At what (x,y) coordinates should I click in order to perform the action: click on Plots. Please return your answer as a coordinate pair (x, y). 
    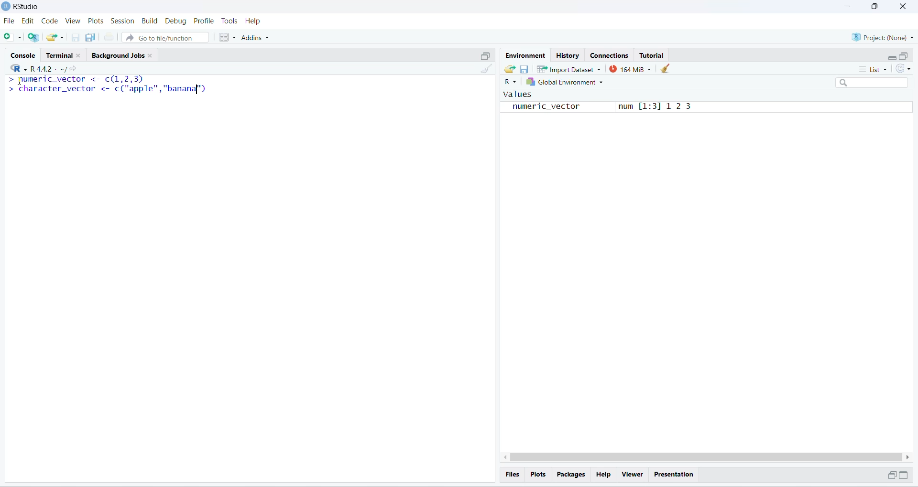
    Looking at the image, I should click on (537, 474).